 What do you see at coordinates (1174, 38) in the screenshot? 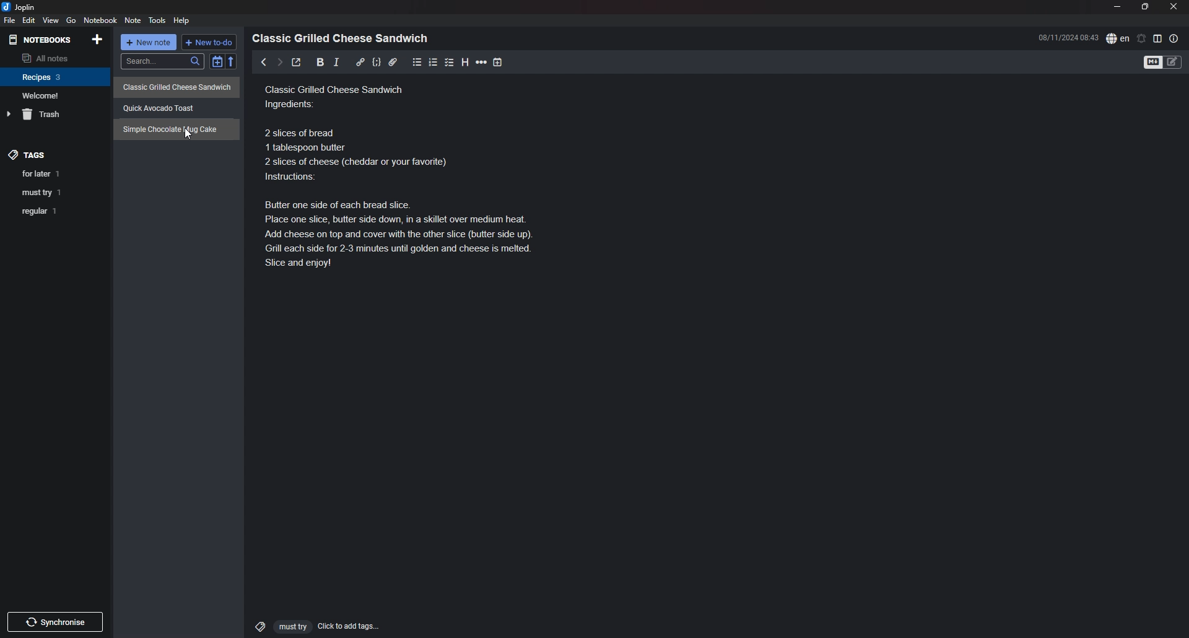
I see `note properties` at bounding box center [1174, 38].